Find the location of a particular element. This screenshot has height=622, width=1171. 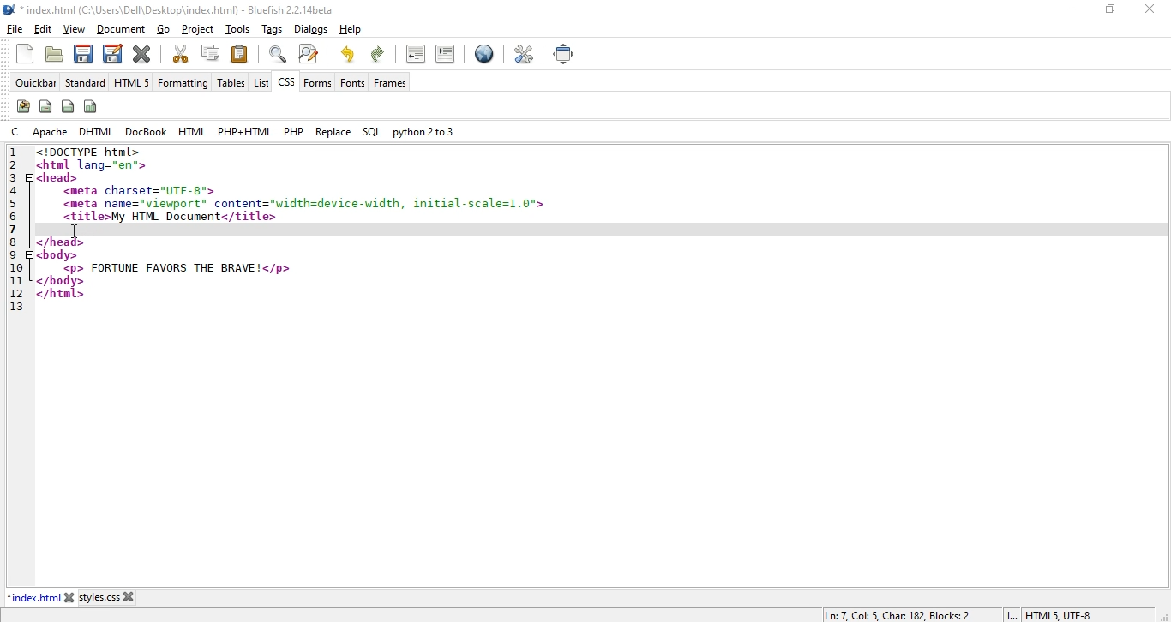

12 is located at coordinates (13, 292).